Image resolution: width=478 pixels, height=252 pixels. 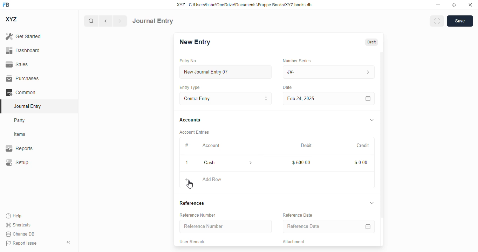 I want to click on sales, so click(x=17, y=64).